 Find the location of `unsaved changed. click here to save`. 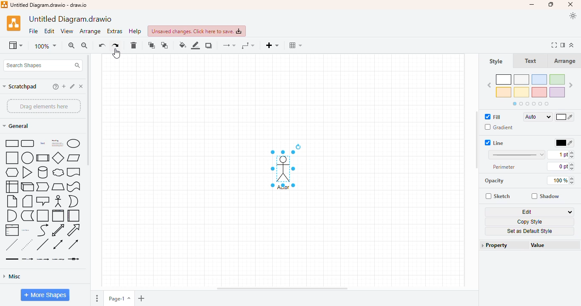

unsaved changed. click here to save is located at coordinates (197, 31).